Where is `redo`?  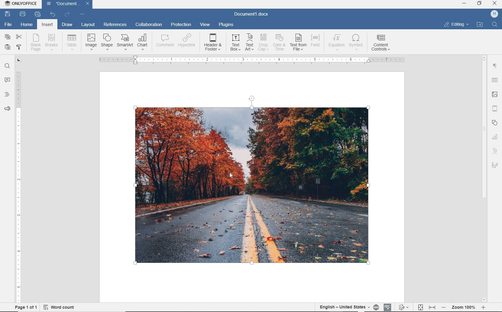 redo is located at coordinates (67, 14).